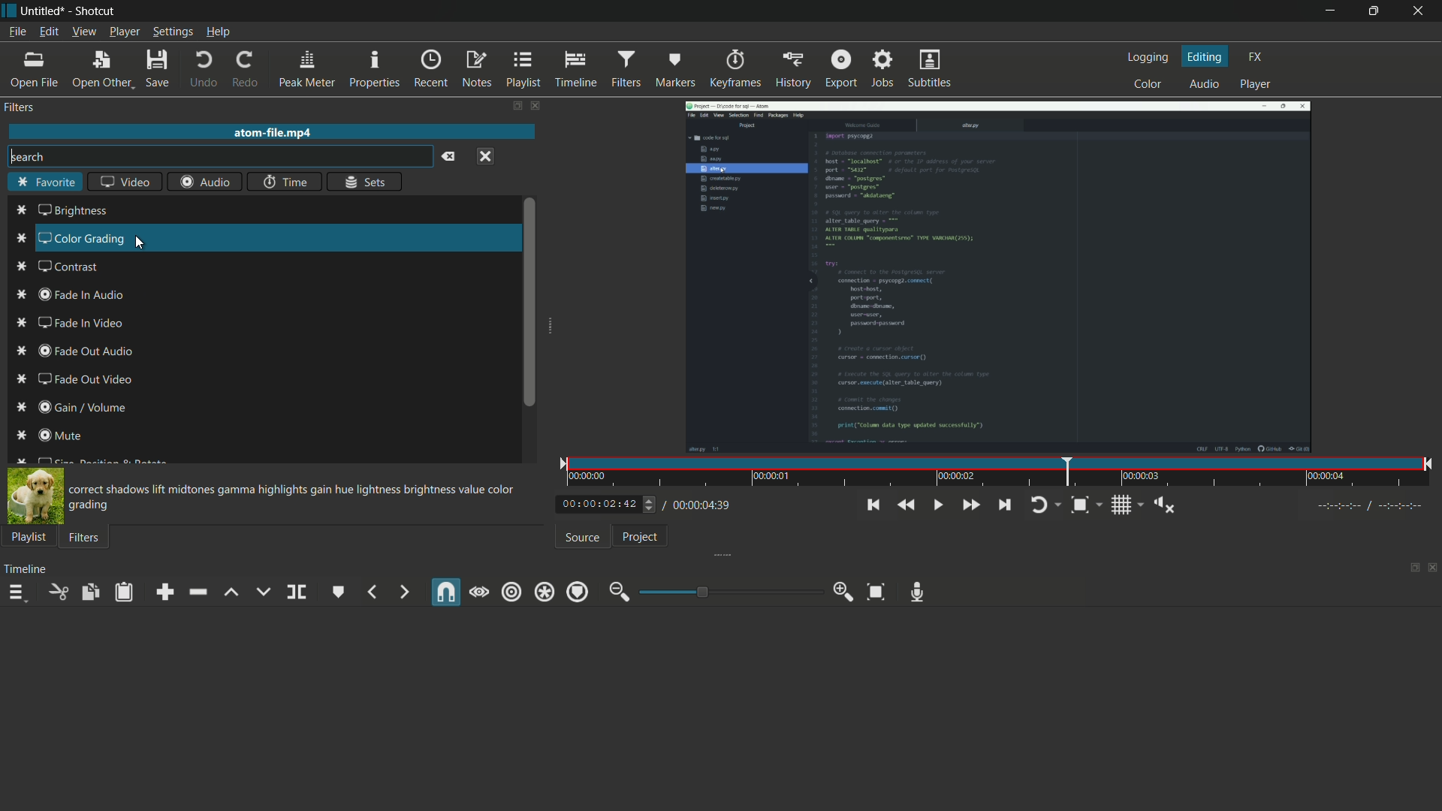 This screenshot has width=1442, height=811. Describe the element at coordinates (1127, 504) in the screenshot. I see `toggle grid` at that location.